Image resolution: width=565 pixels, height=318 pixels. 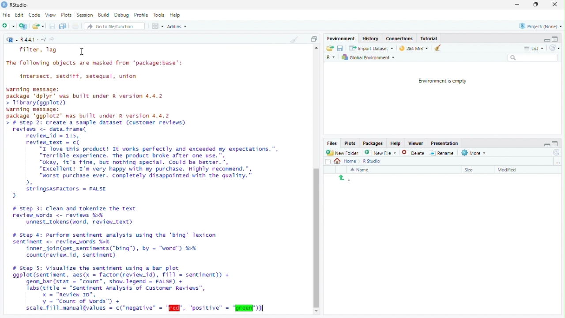 I want to click on Session, so click(x=85, y=15).